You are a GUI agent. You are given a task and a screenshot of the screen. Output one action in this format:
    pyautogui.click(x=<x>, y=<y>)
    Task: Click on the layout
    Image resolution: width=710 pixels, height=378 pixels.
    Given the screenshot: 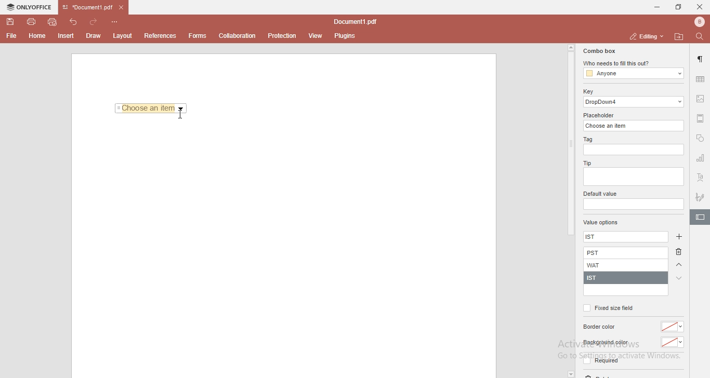 What is the action you would take?
    pyautogui.click(x=124, y=36)
    